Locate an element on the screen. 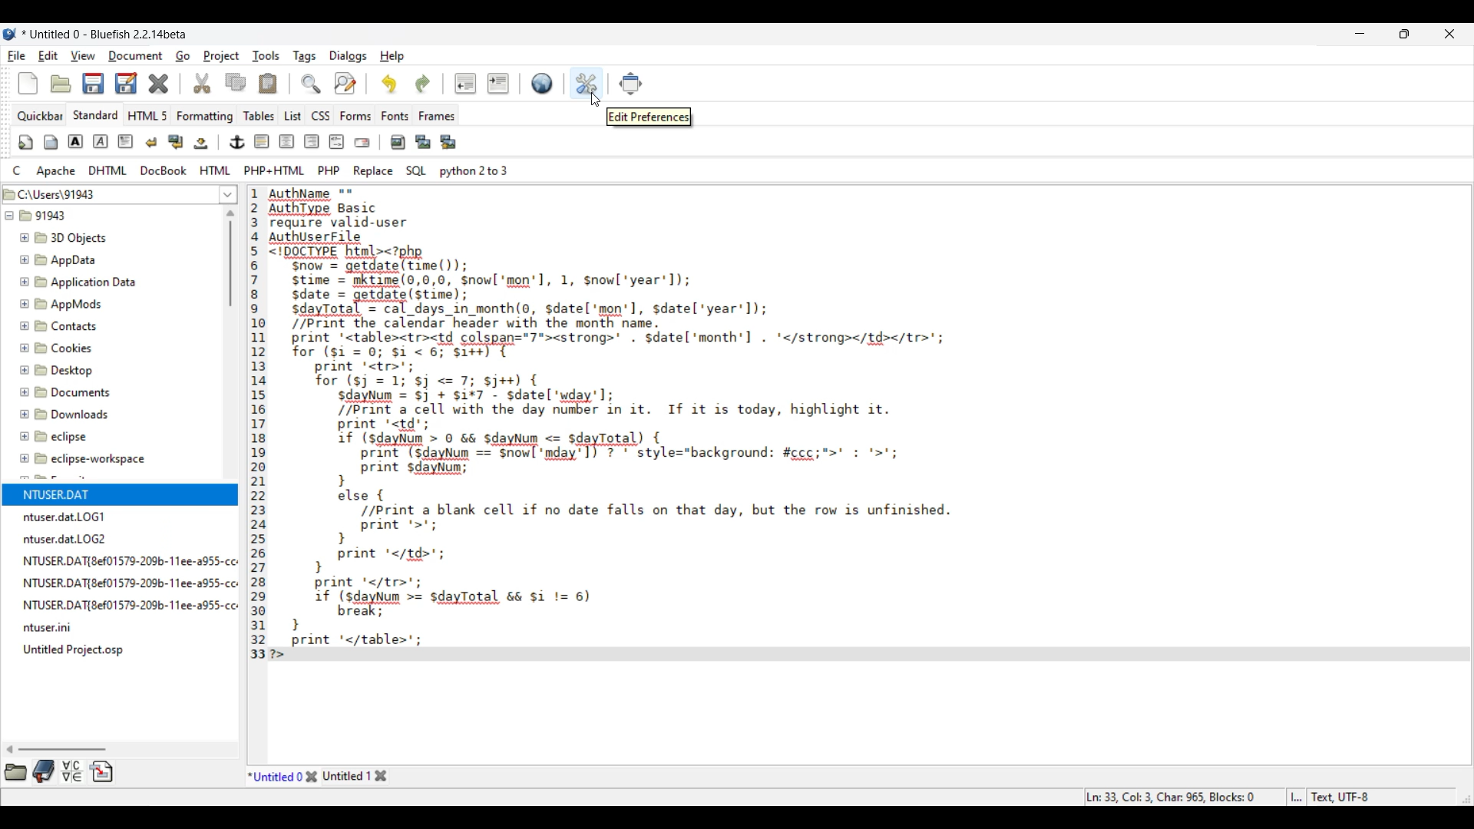  Software logo is located at coordinates (10, 35).